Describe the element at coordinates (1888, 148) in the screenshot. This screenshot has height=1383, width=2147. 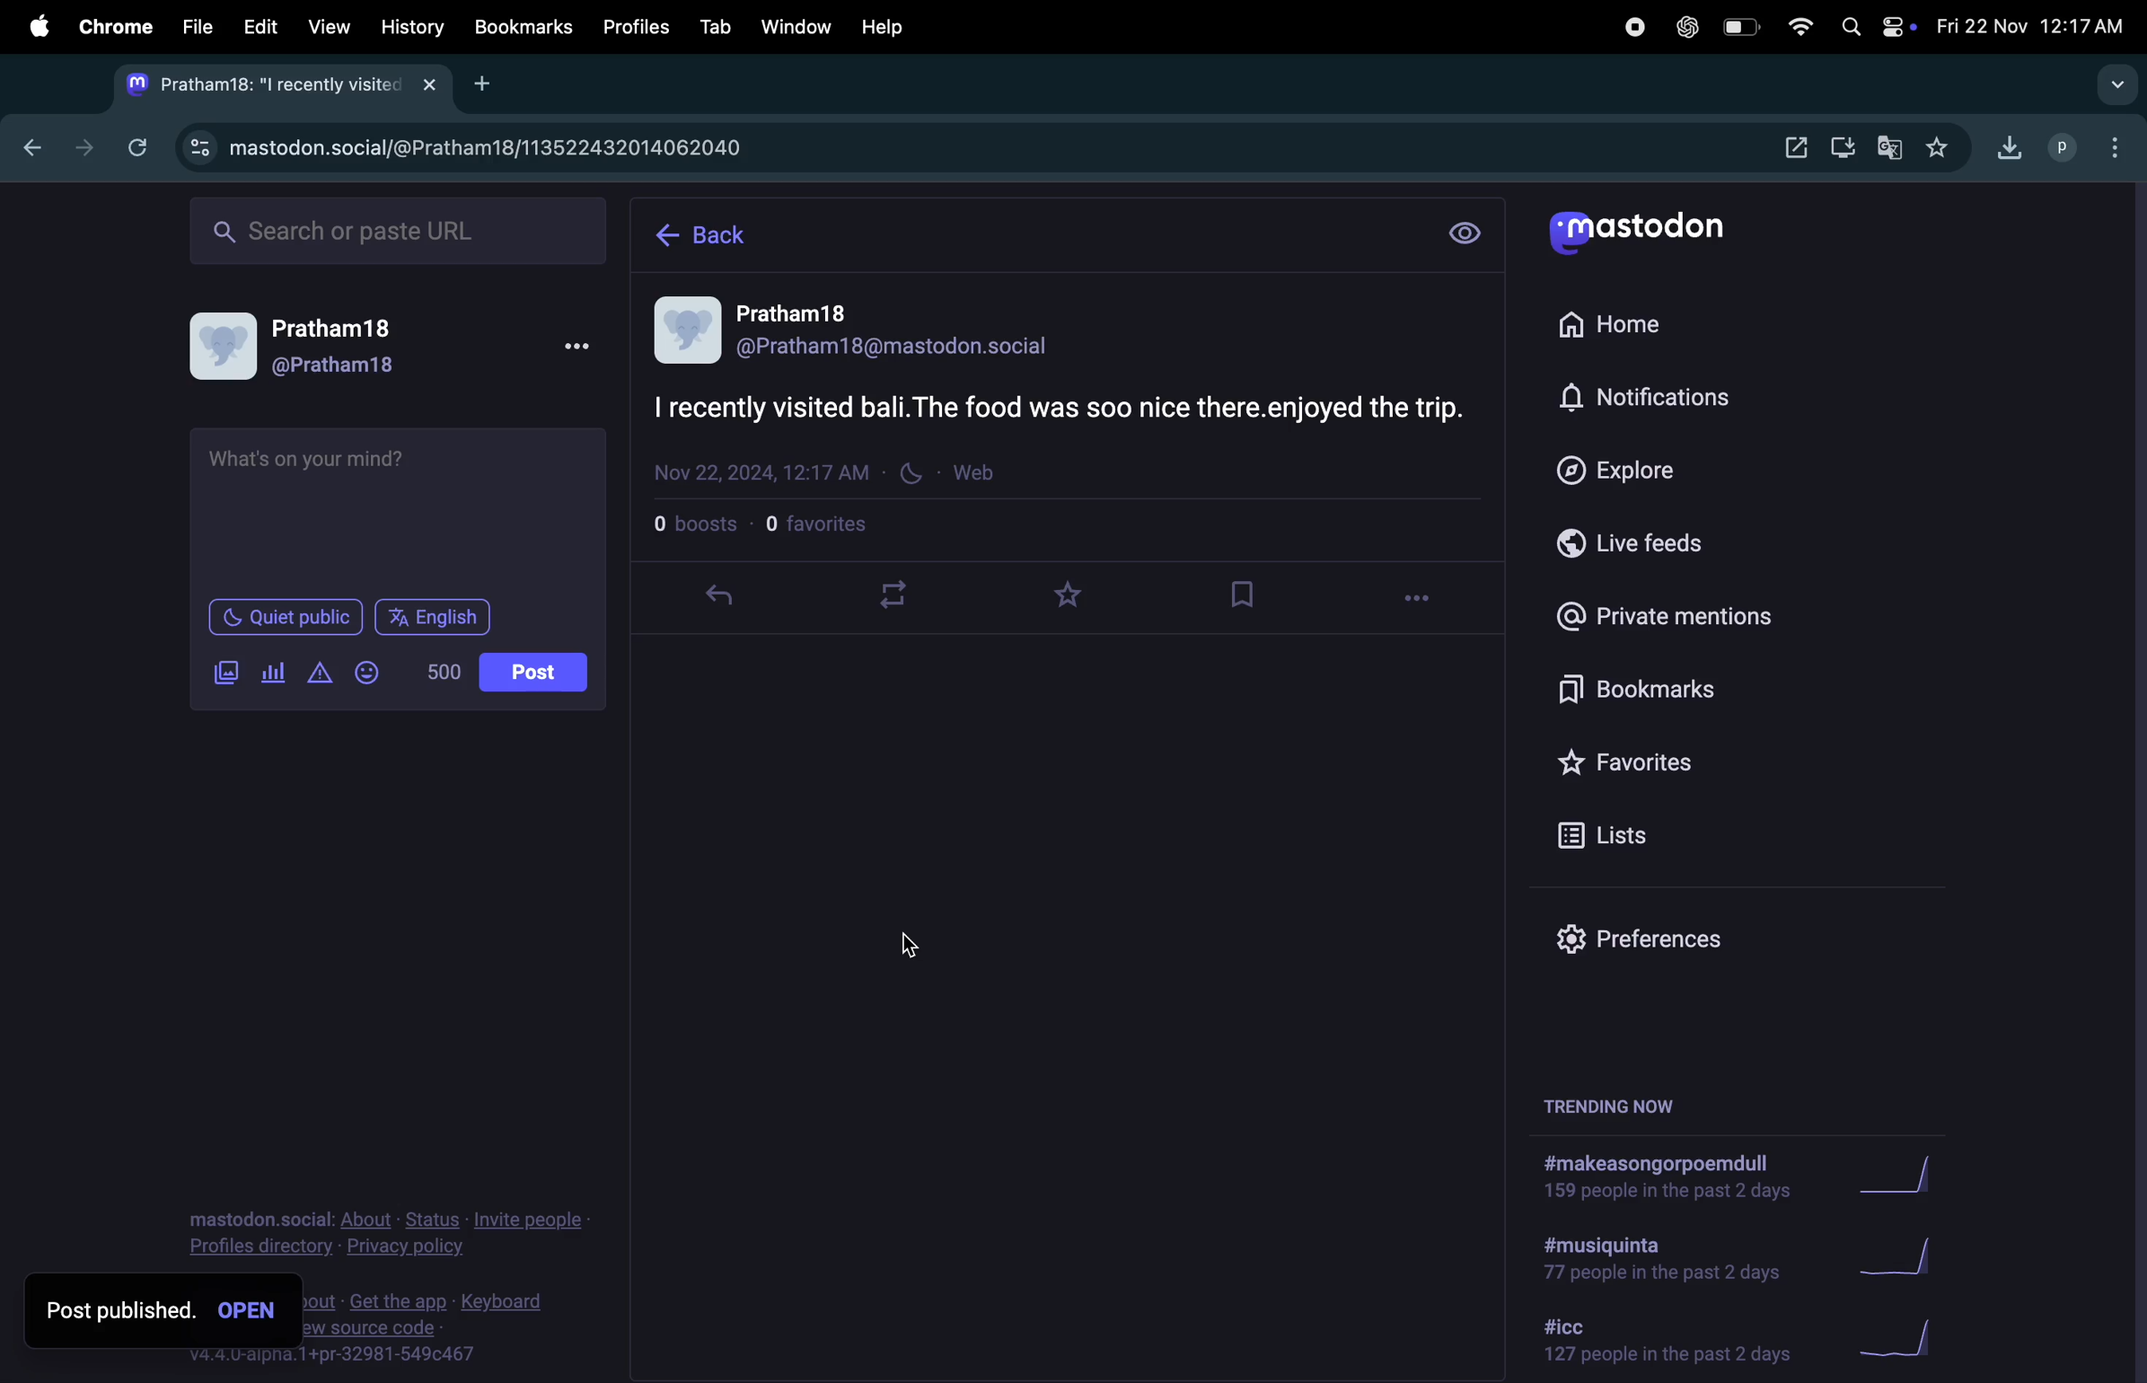
I see `translate` at that location.